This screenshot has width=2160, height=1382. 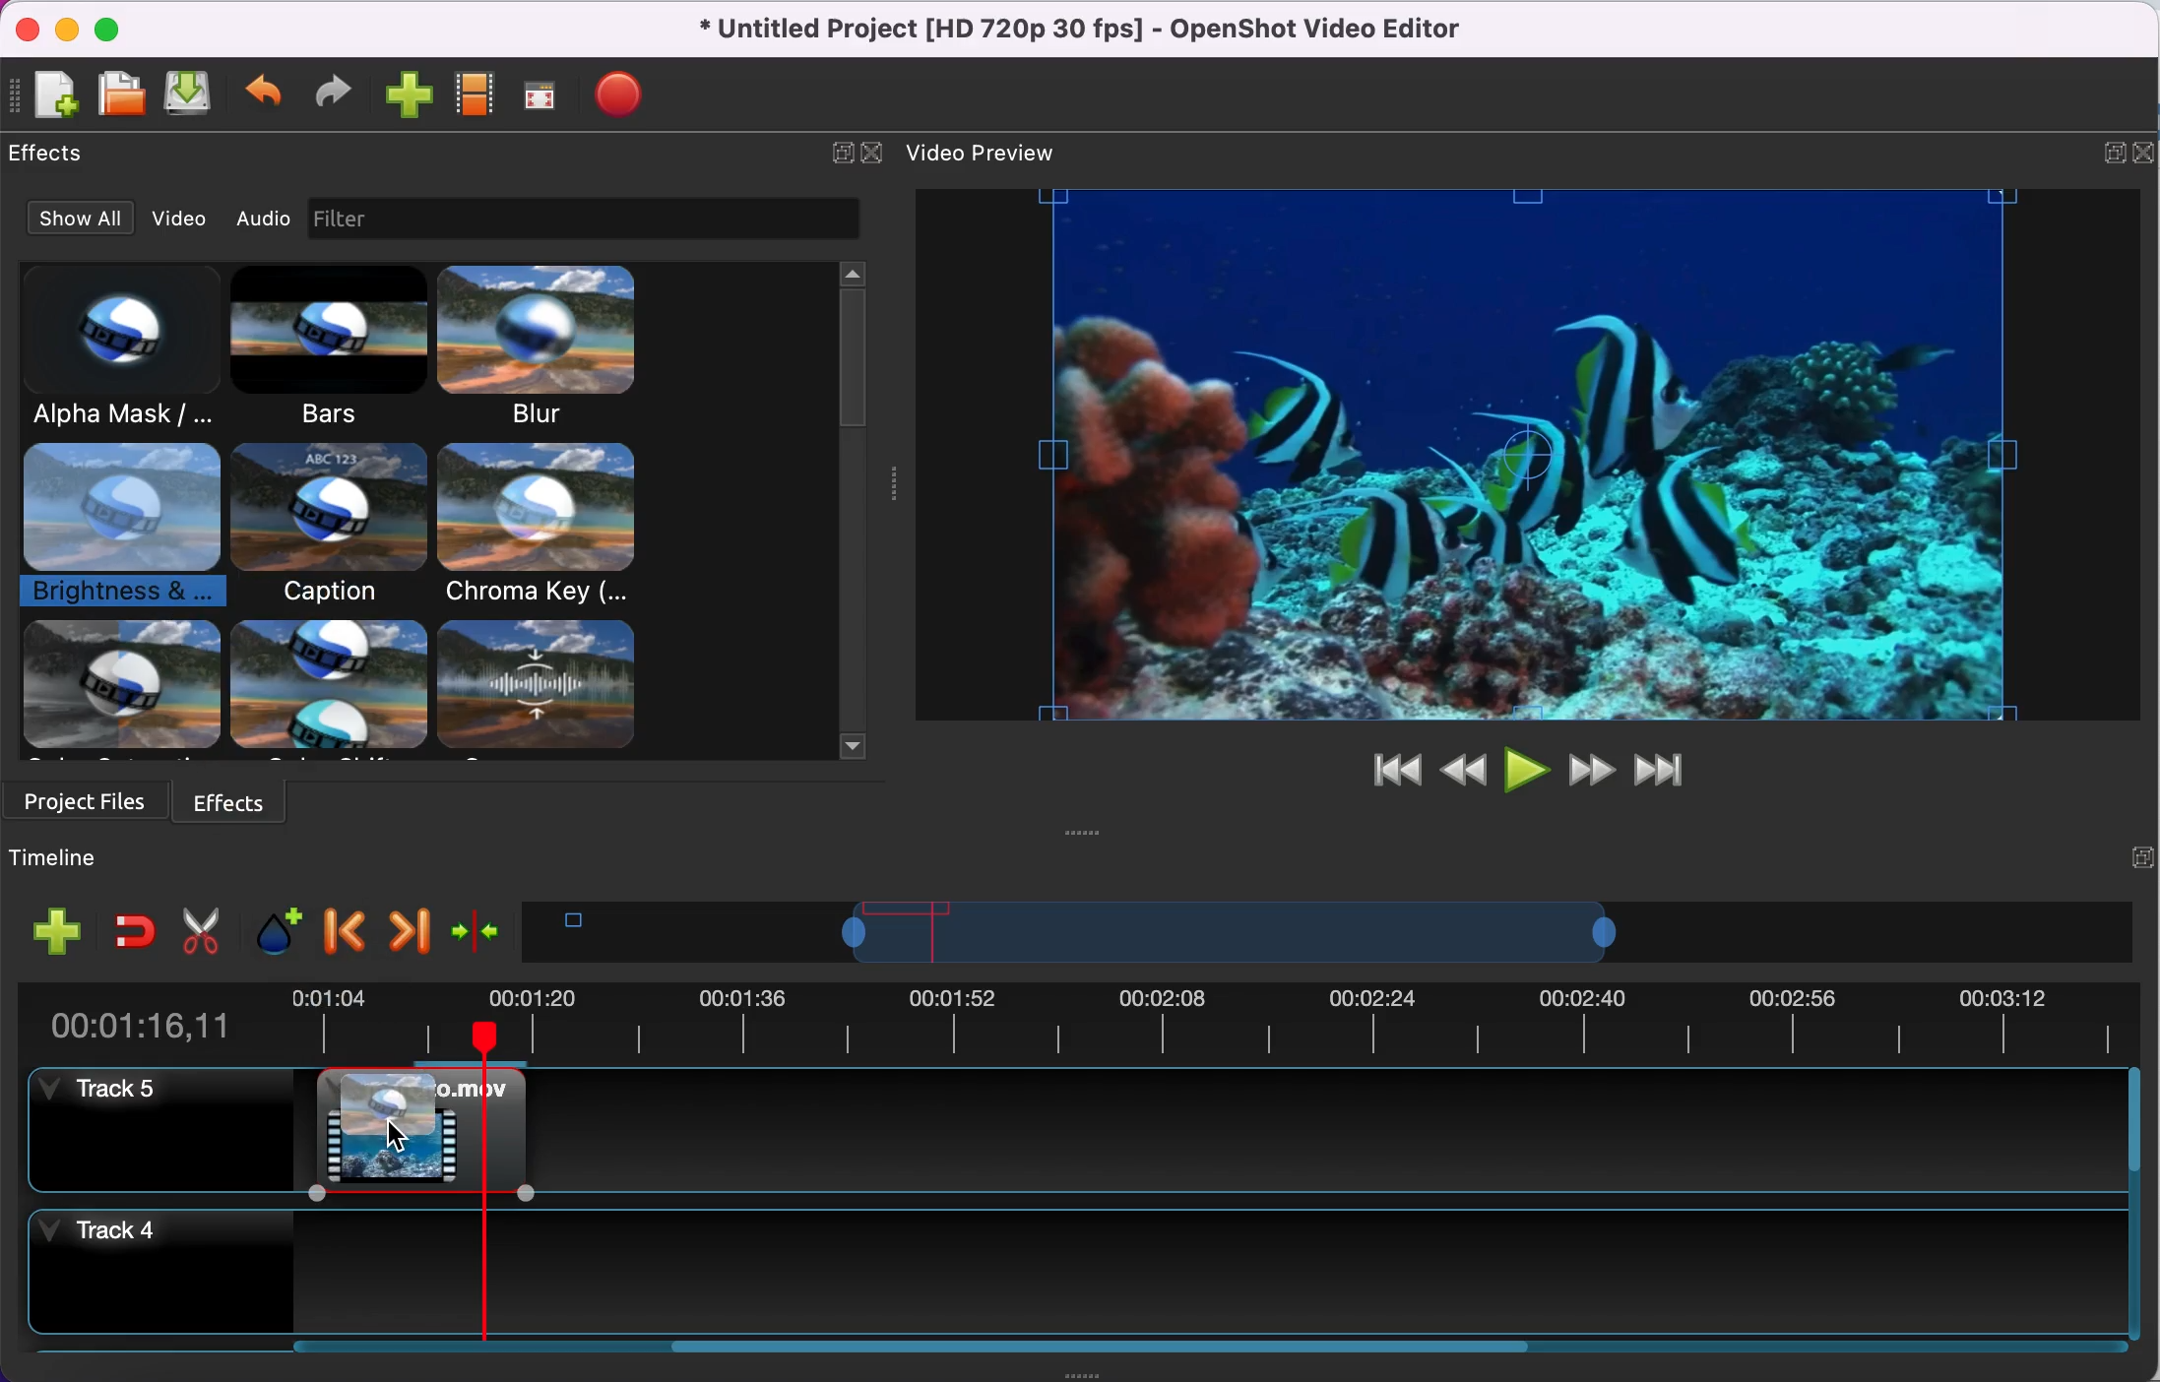 What do you see at coordinates (341, 689) in the screenshot?
I see `other effects` at bounding box center [341, 689].